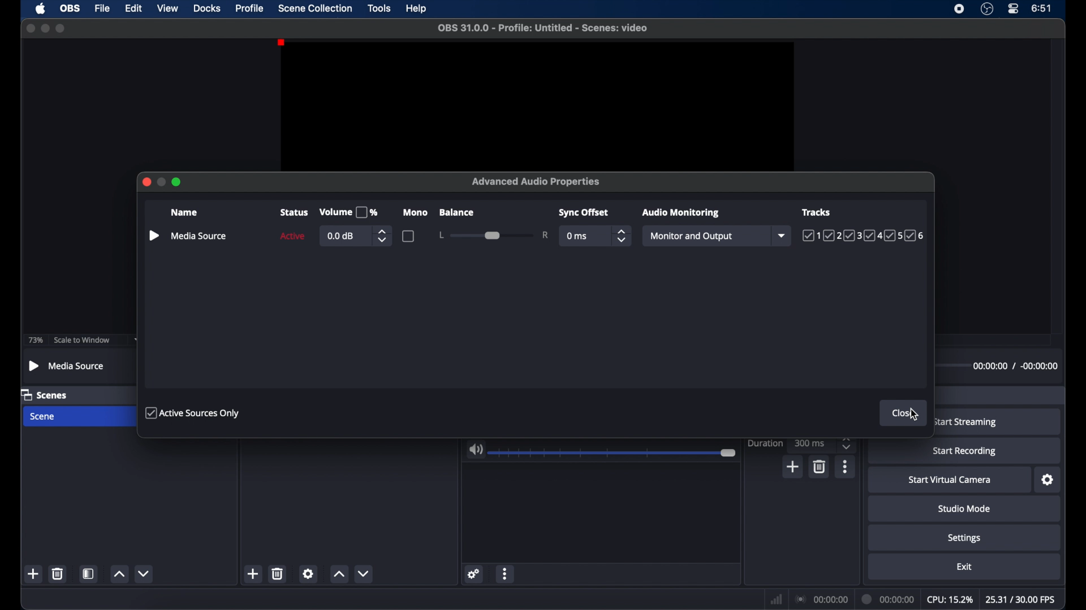 This screenshot has width=1086, height=610. I want to click on maximize, so click(176, 182).